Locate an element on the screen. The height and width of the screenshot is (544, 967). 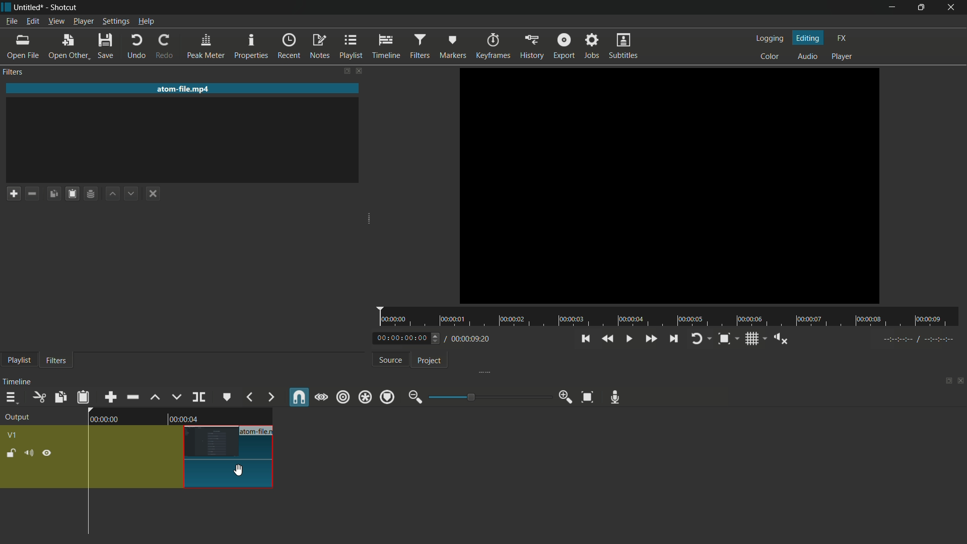
ripple is located at coordinates (343, 397).